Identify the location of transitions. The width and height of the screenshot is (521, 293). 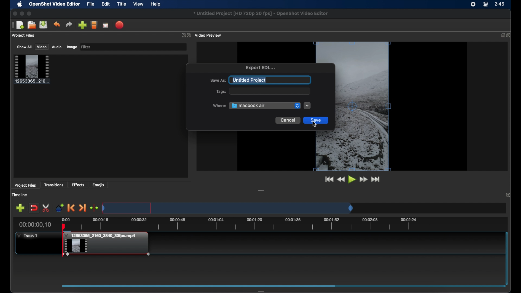
(55, 185).